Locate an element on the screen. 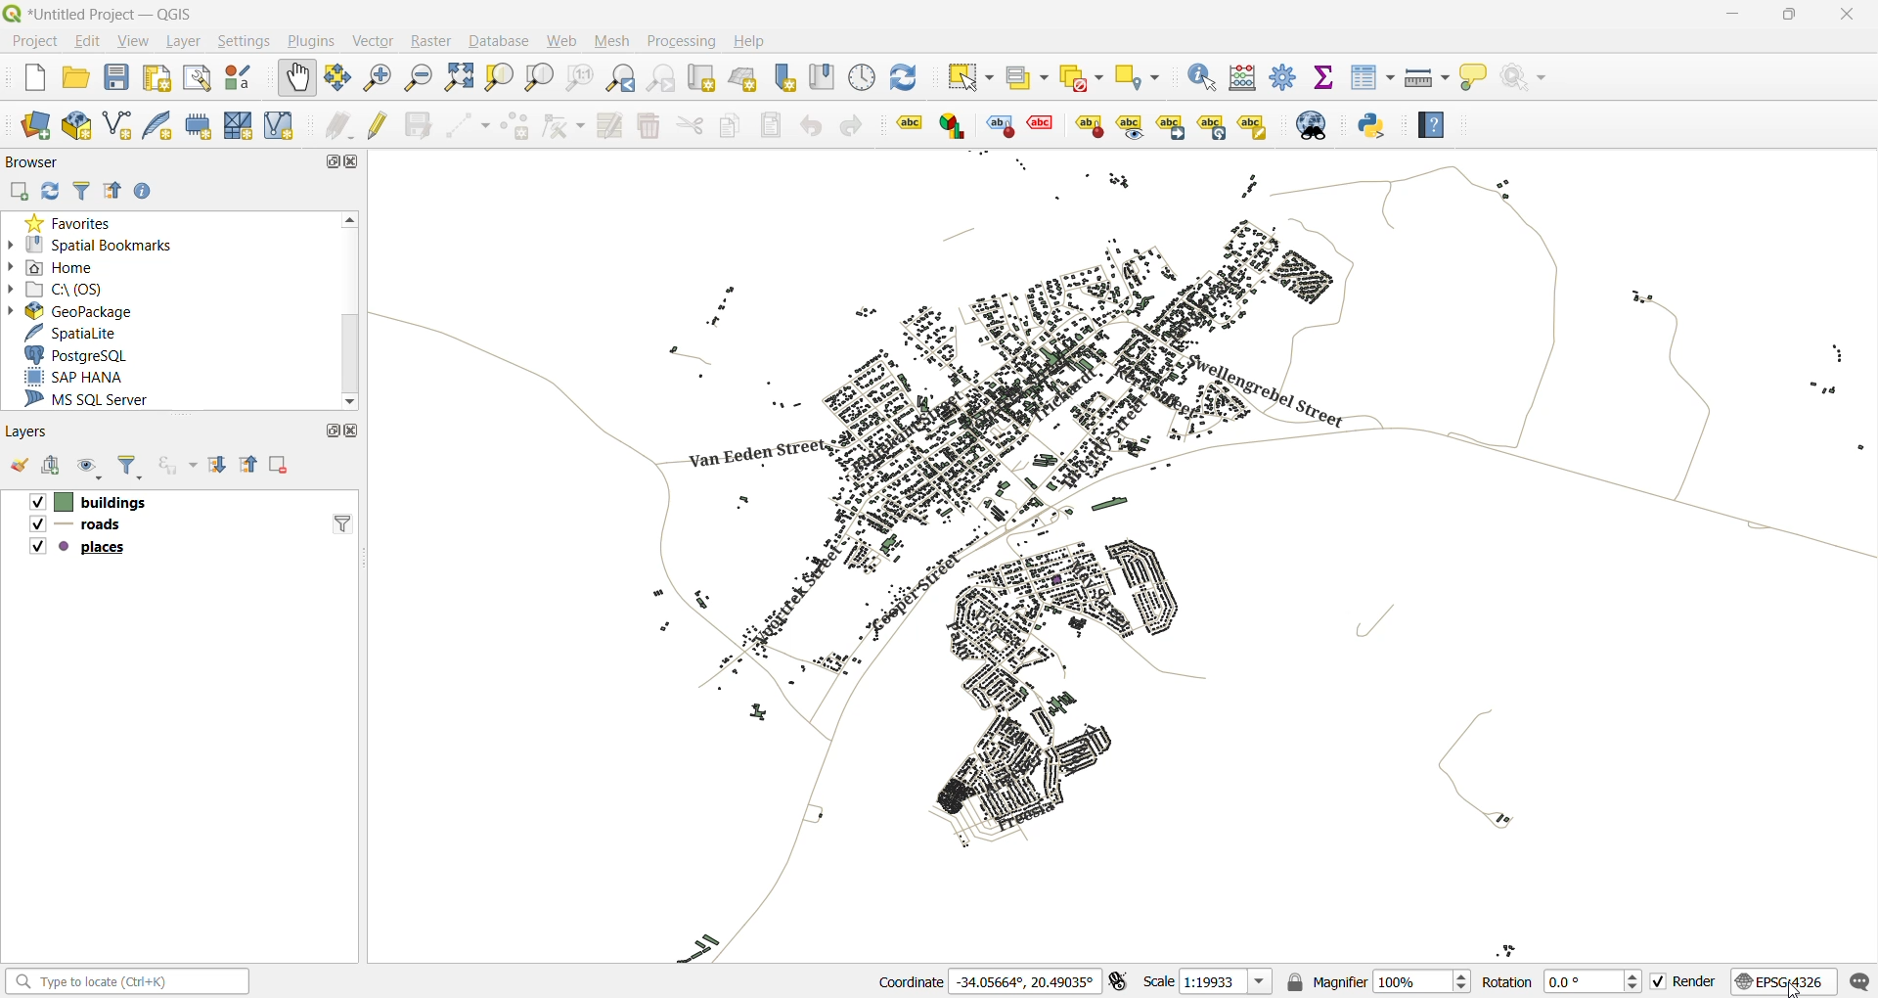 This screenshot has height=998, width=1878. toggle edits is located at coordinates (380, 123).